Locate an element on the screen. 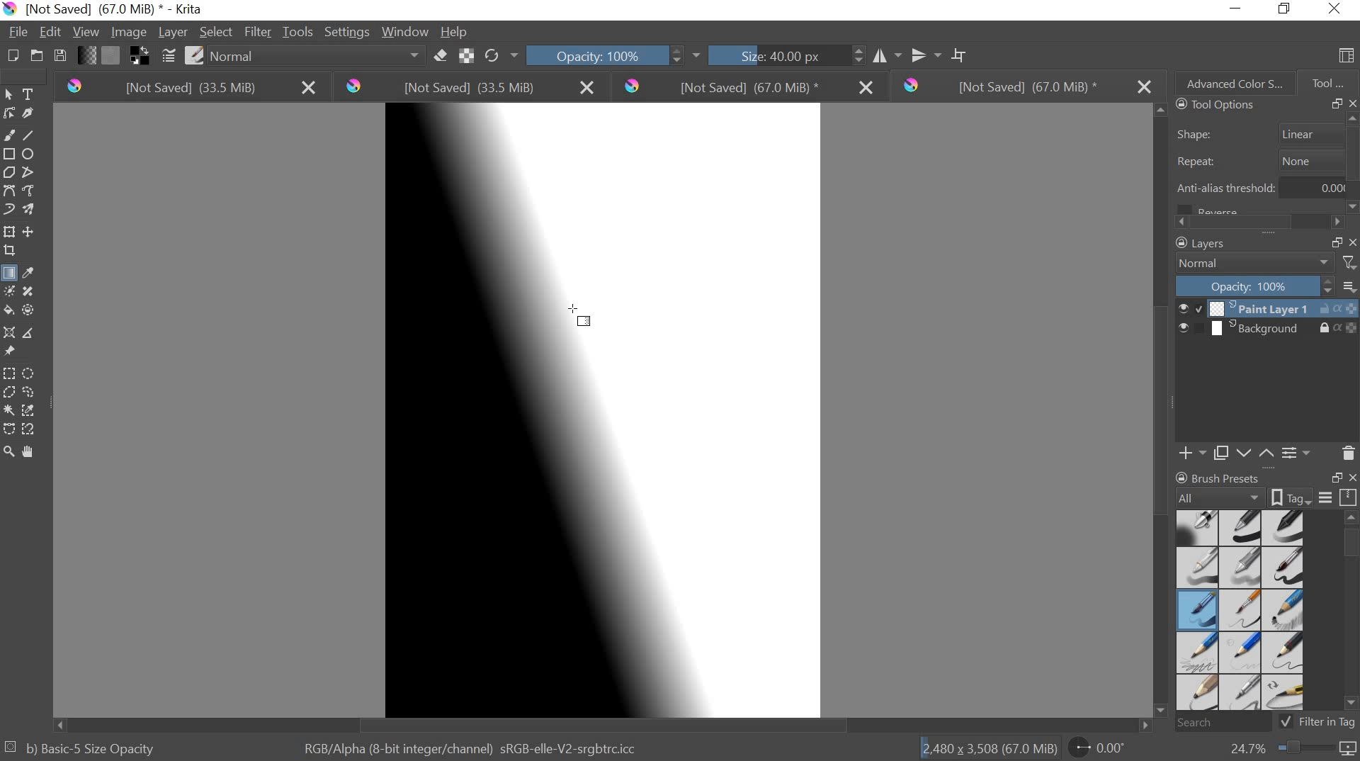 The height and width of the screenshot is (761, 1360). ellipses is located at coordinates (28, 154).